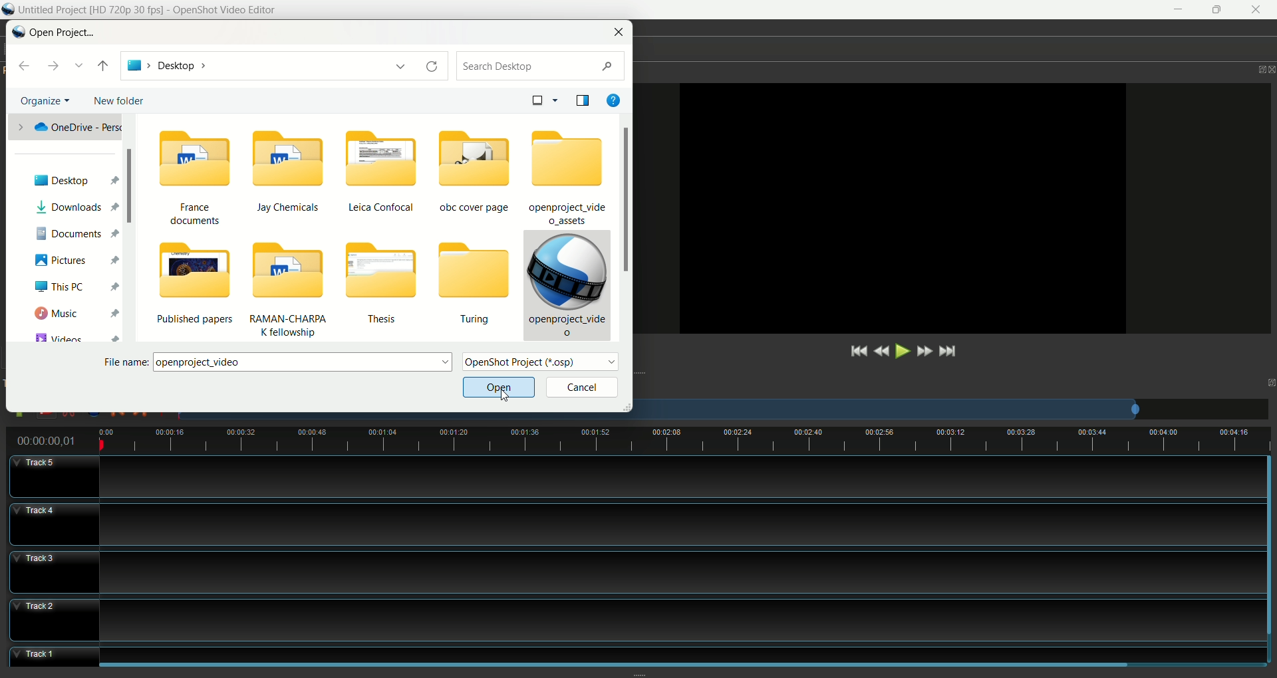 This screenshot has width=1277, height=678. Describe the element at coordinates (79, 233) in the screenshot. I see `documents` at that location.